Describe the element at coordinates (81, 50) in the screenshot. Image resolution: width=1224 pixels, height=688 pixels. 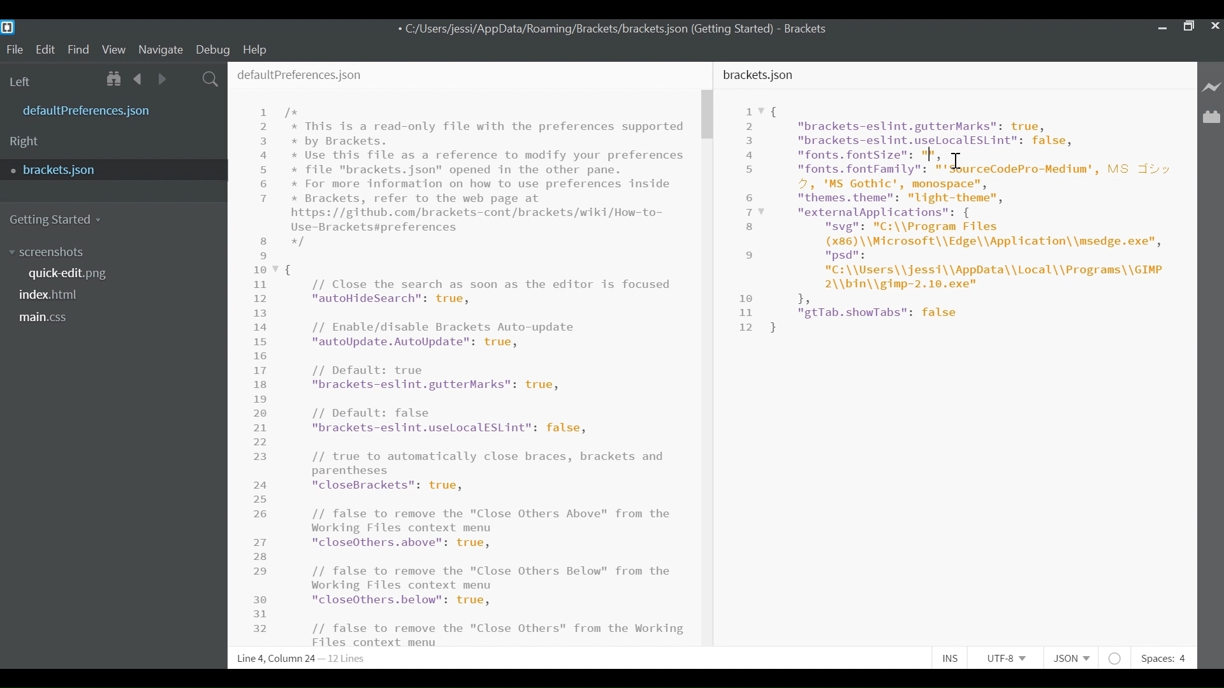
I see `Find` at that location.